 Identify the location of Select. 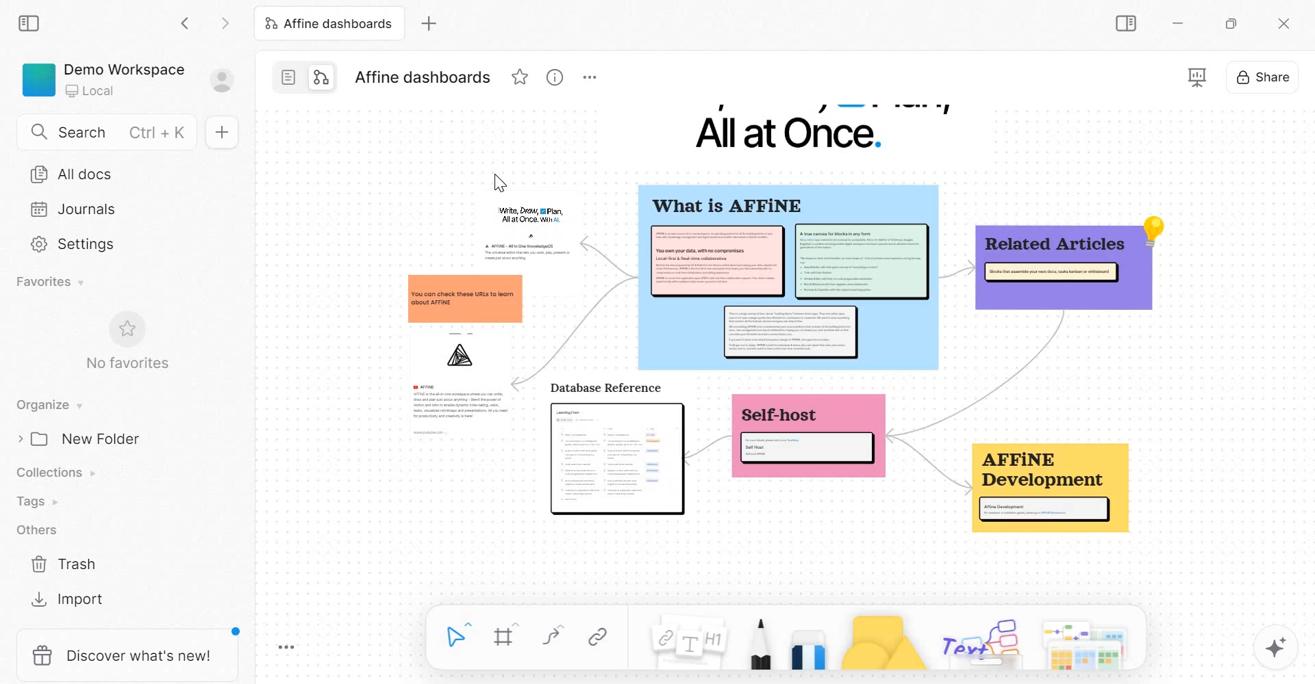
(458, 635).